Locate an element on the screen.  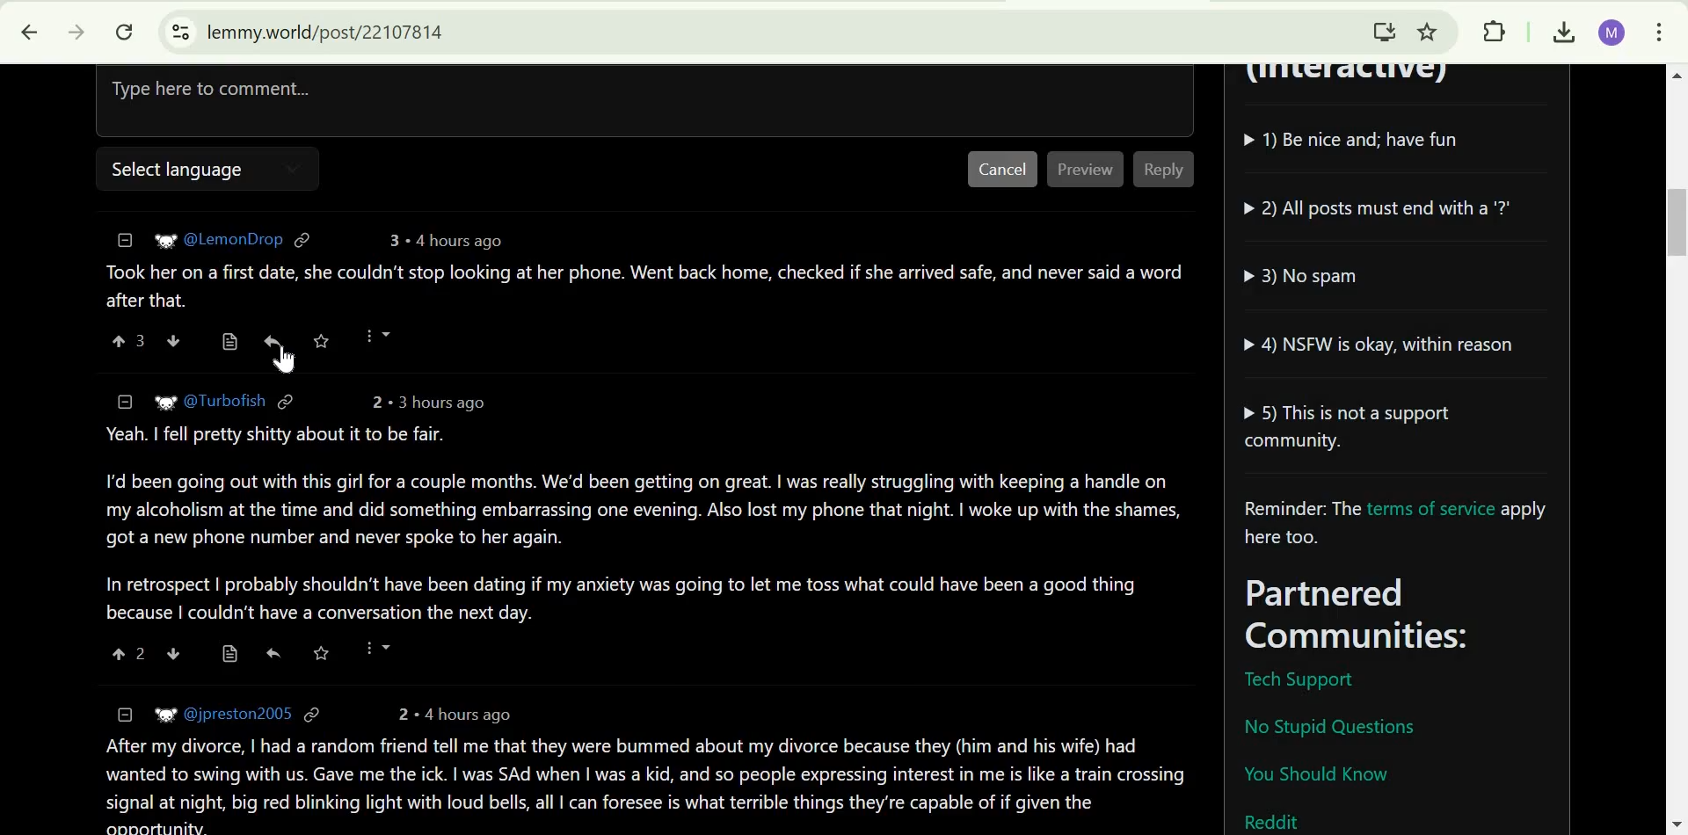
downvote is located at coordinates (172, 341).